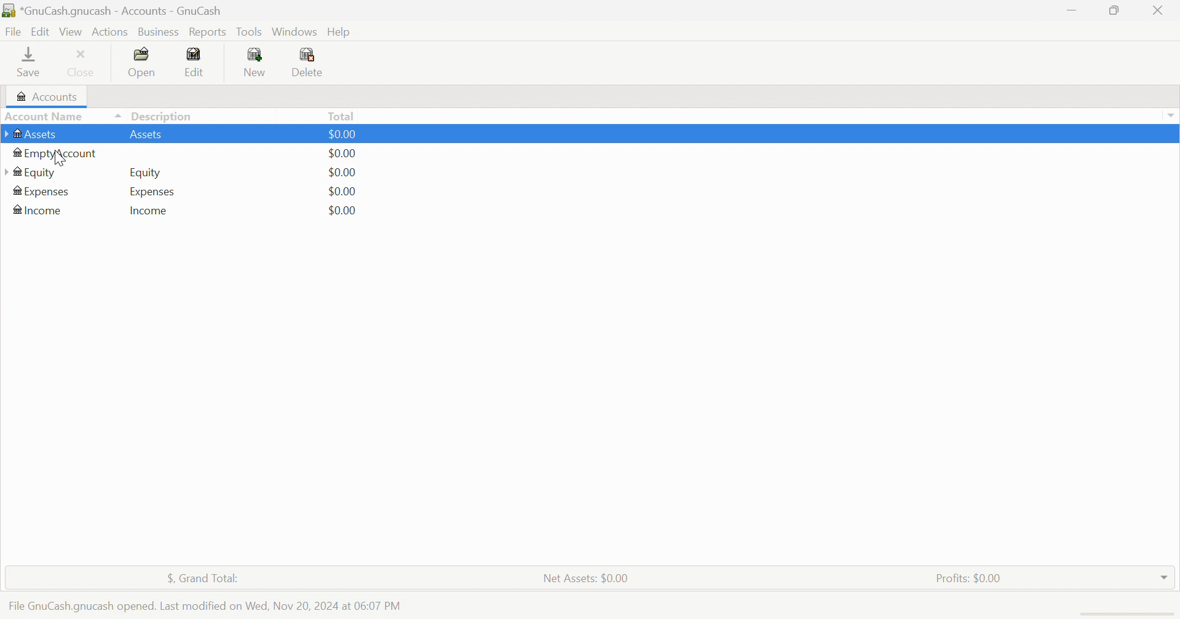  I want to click on Windows, so click(296, 33).